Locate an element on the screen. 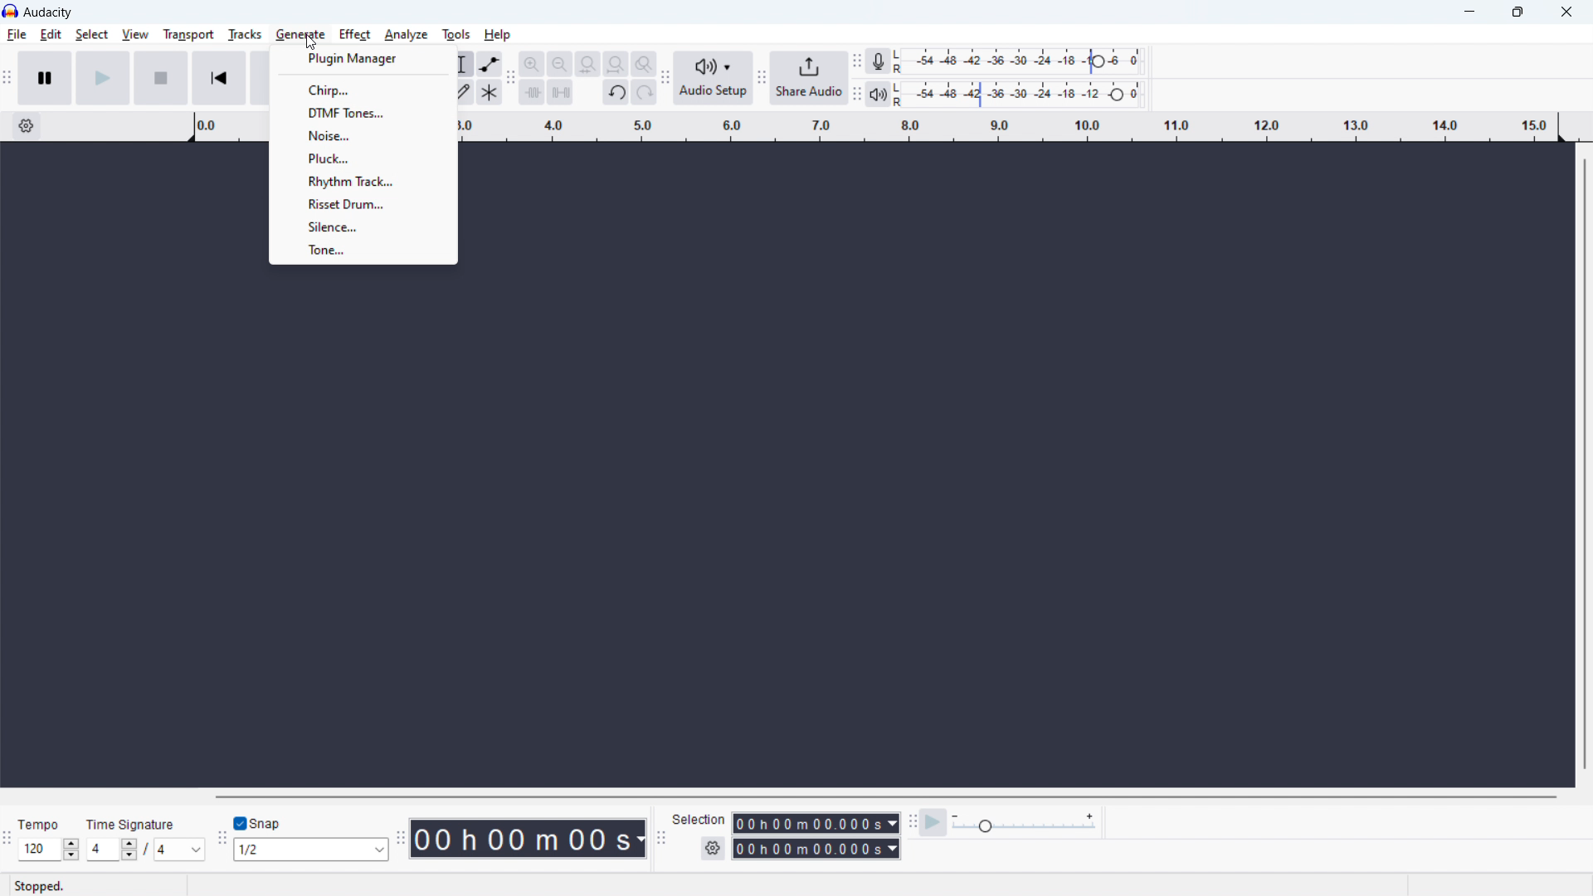 This screenshot has width=1593, height=896. select snapping is located at coordinates (312, 850).